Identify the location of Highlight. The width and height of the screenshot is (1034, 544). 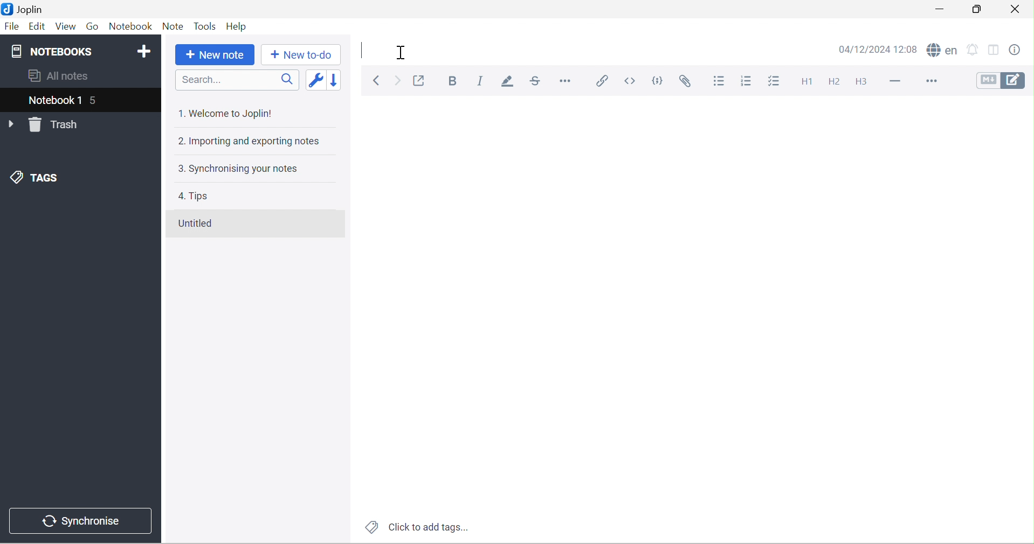
(508, 83).